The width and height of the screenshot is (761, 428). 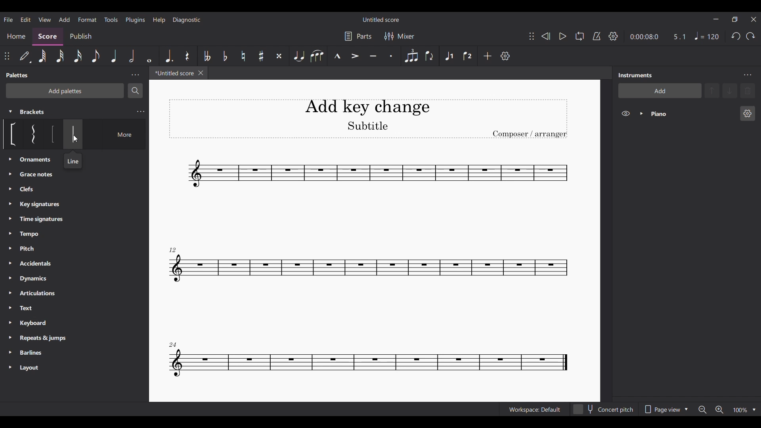 What do you see at coordinates (563, 36) in the screenshot?
I see `Play` at bounding box center [563, 36].